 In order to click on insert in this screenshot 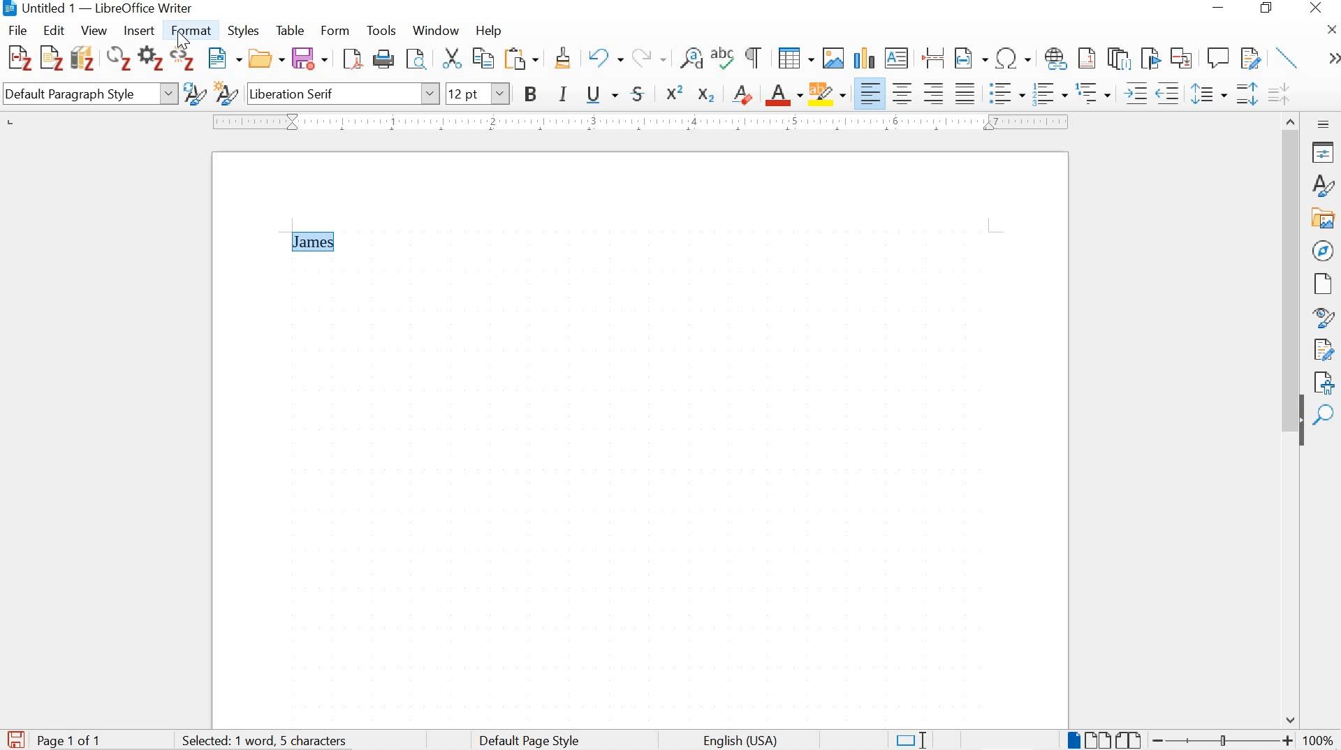, I will do `click(138, 31)`.